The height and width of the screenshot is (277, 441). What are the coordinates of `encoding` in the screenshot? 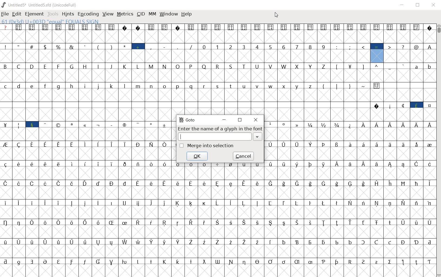 It's located at (88, 14).